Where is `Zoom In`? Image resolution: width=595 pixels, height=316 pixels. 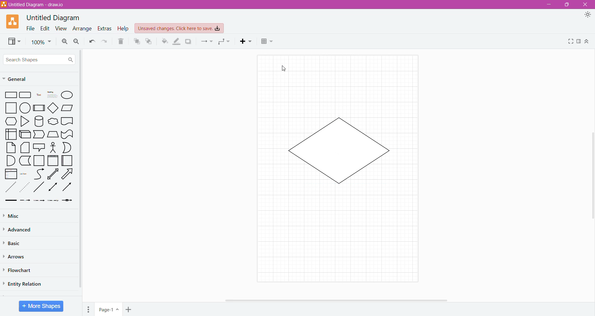 Zoom In is located at coordinates (64, 42).